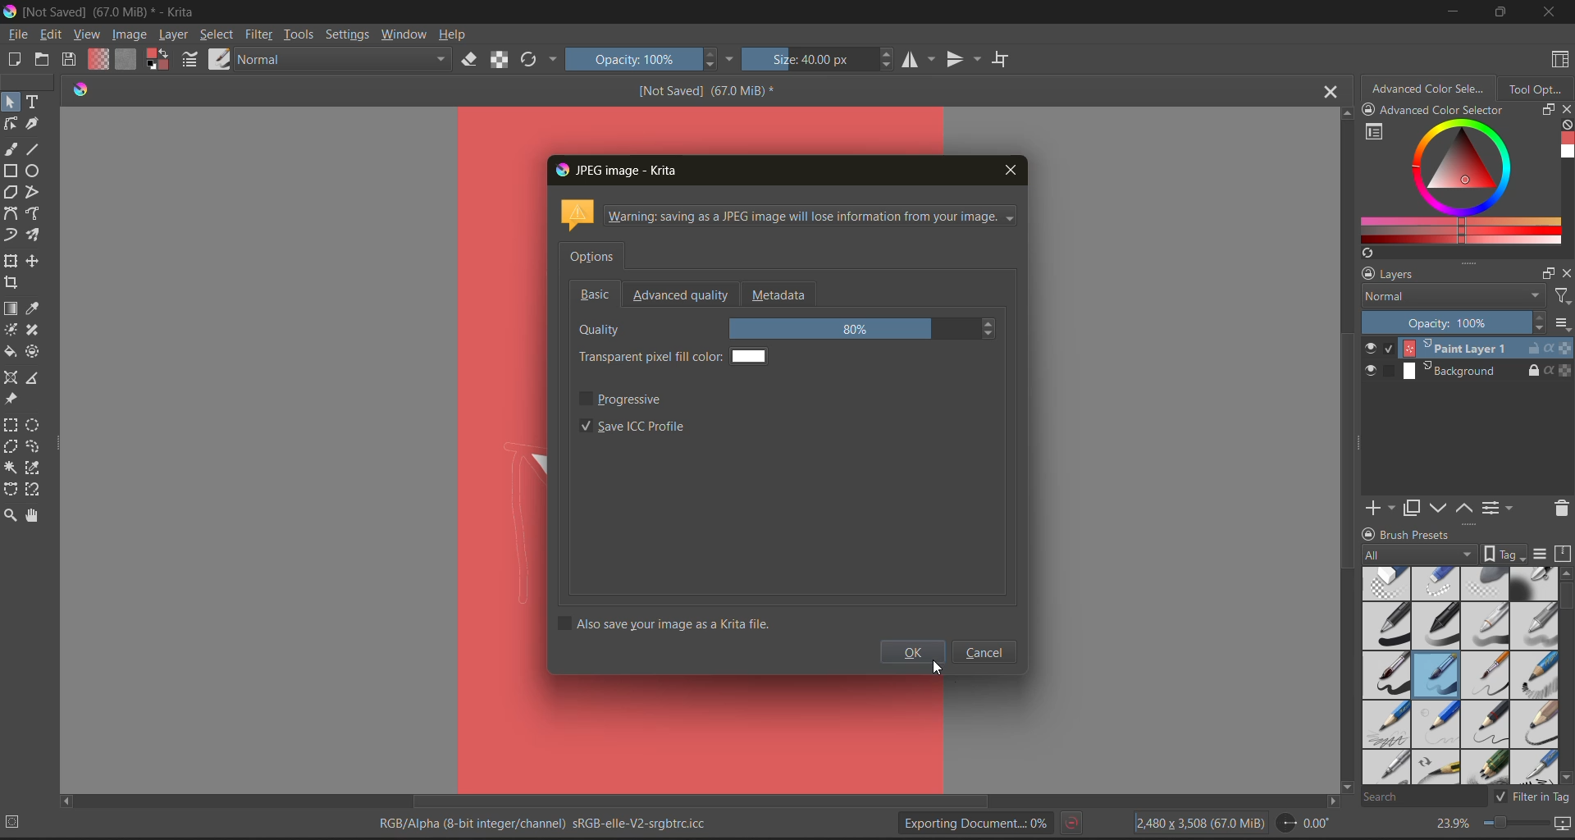 The width and height of the screenshot is (1575, 840). What do you see at coordinates (1465, 324) in the screenshot?
I see `opacity` at bounding box center [1465, 324].